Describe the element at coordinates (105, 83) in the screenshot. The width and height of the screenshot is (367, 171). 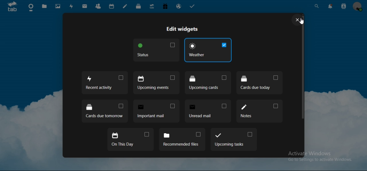
I see `recent activity` at that location.